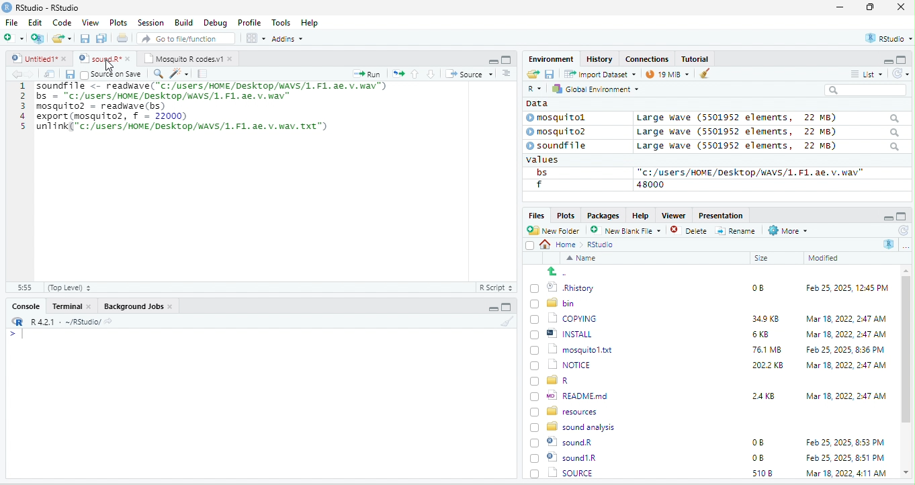  What do you see at coordinates (846, 318) in the screenshot?
I see `Mar 18, 2022, 247 AM` at bounding box center [846, 318].